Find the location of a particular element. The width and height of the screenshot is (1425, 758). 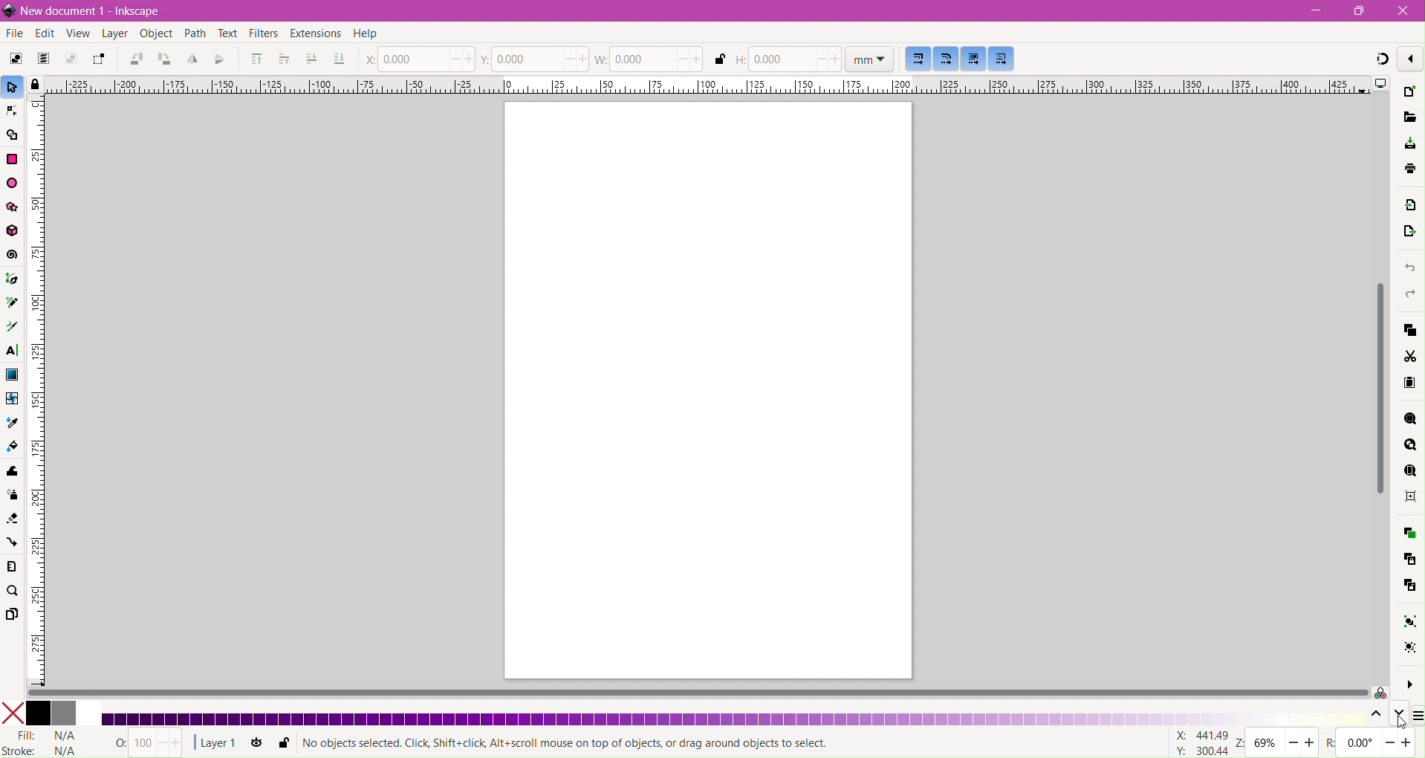

Vertical Ruler is located at coordinates (36, 391).